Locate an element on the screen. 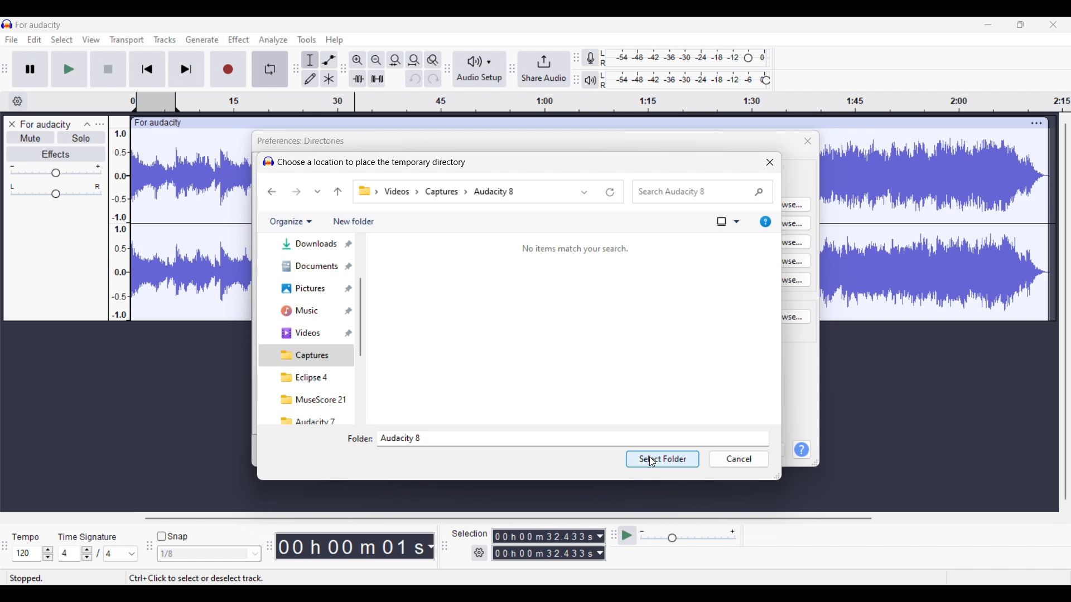 This screenshot has width=1071, height=602. Edit menu is located at coordinates (35, 40).